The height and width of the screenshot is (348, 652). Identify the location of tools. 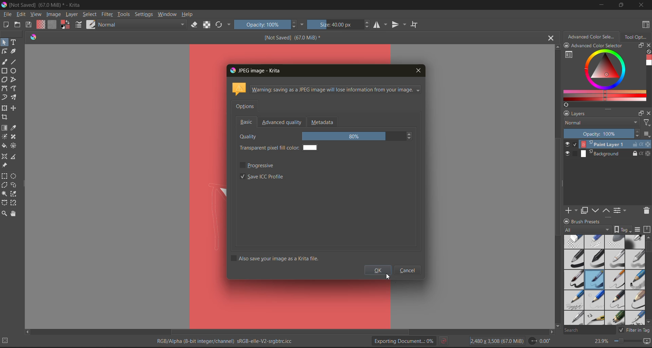
(4, 213).